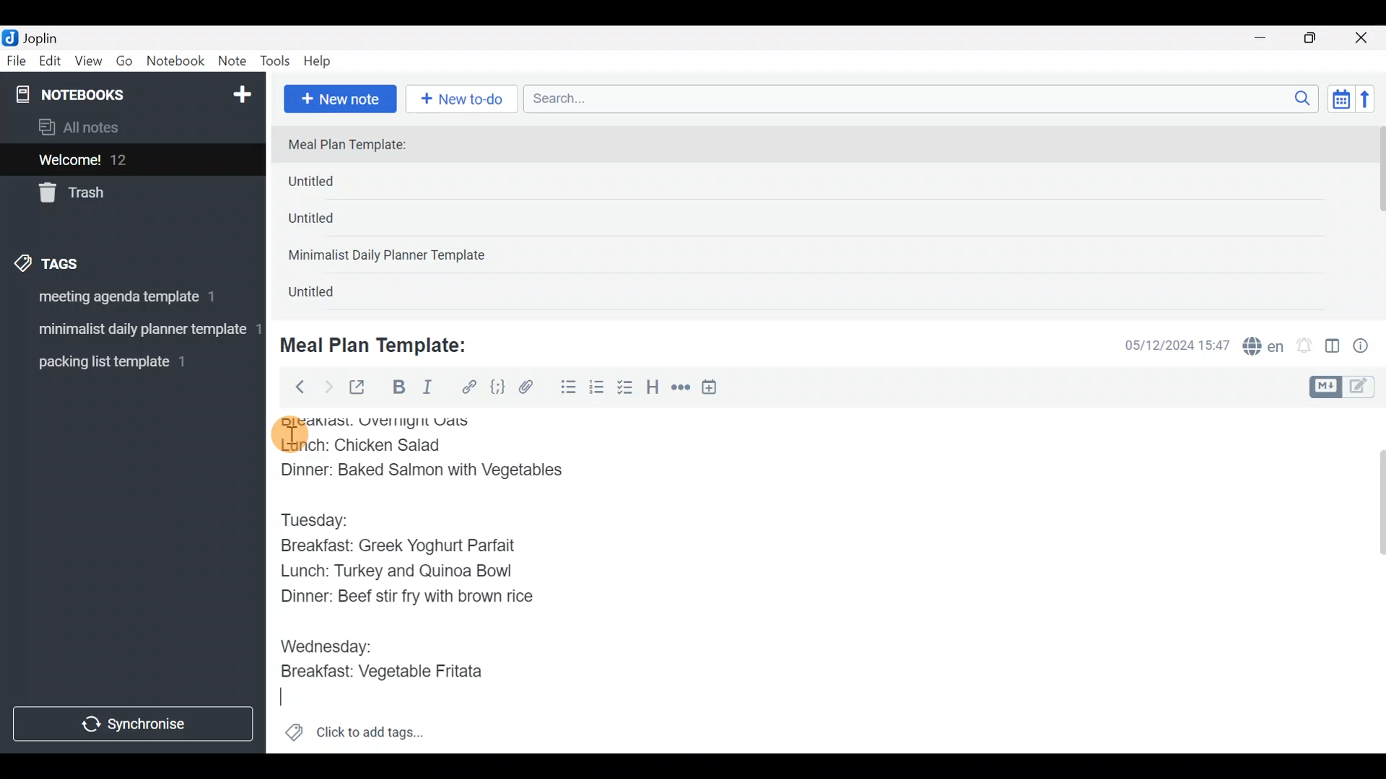 The height and width of the screenshot is (779, 1386). I want to click on All notes, so click(129, 128).